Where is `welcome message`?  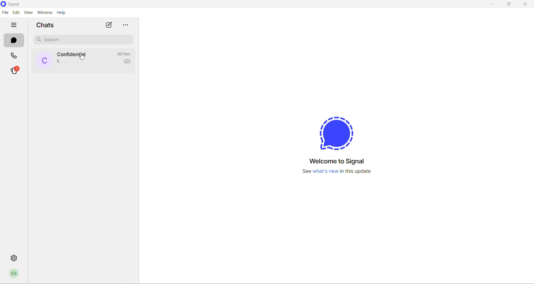
welcome message is located at coordinates (340, 162).